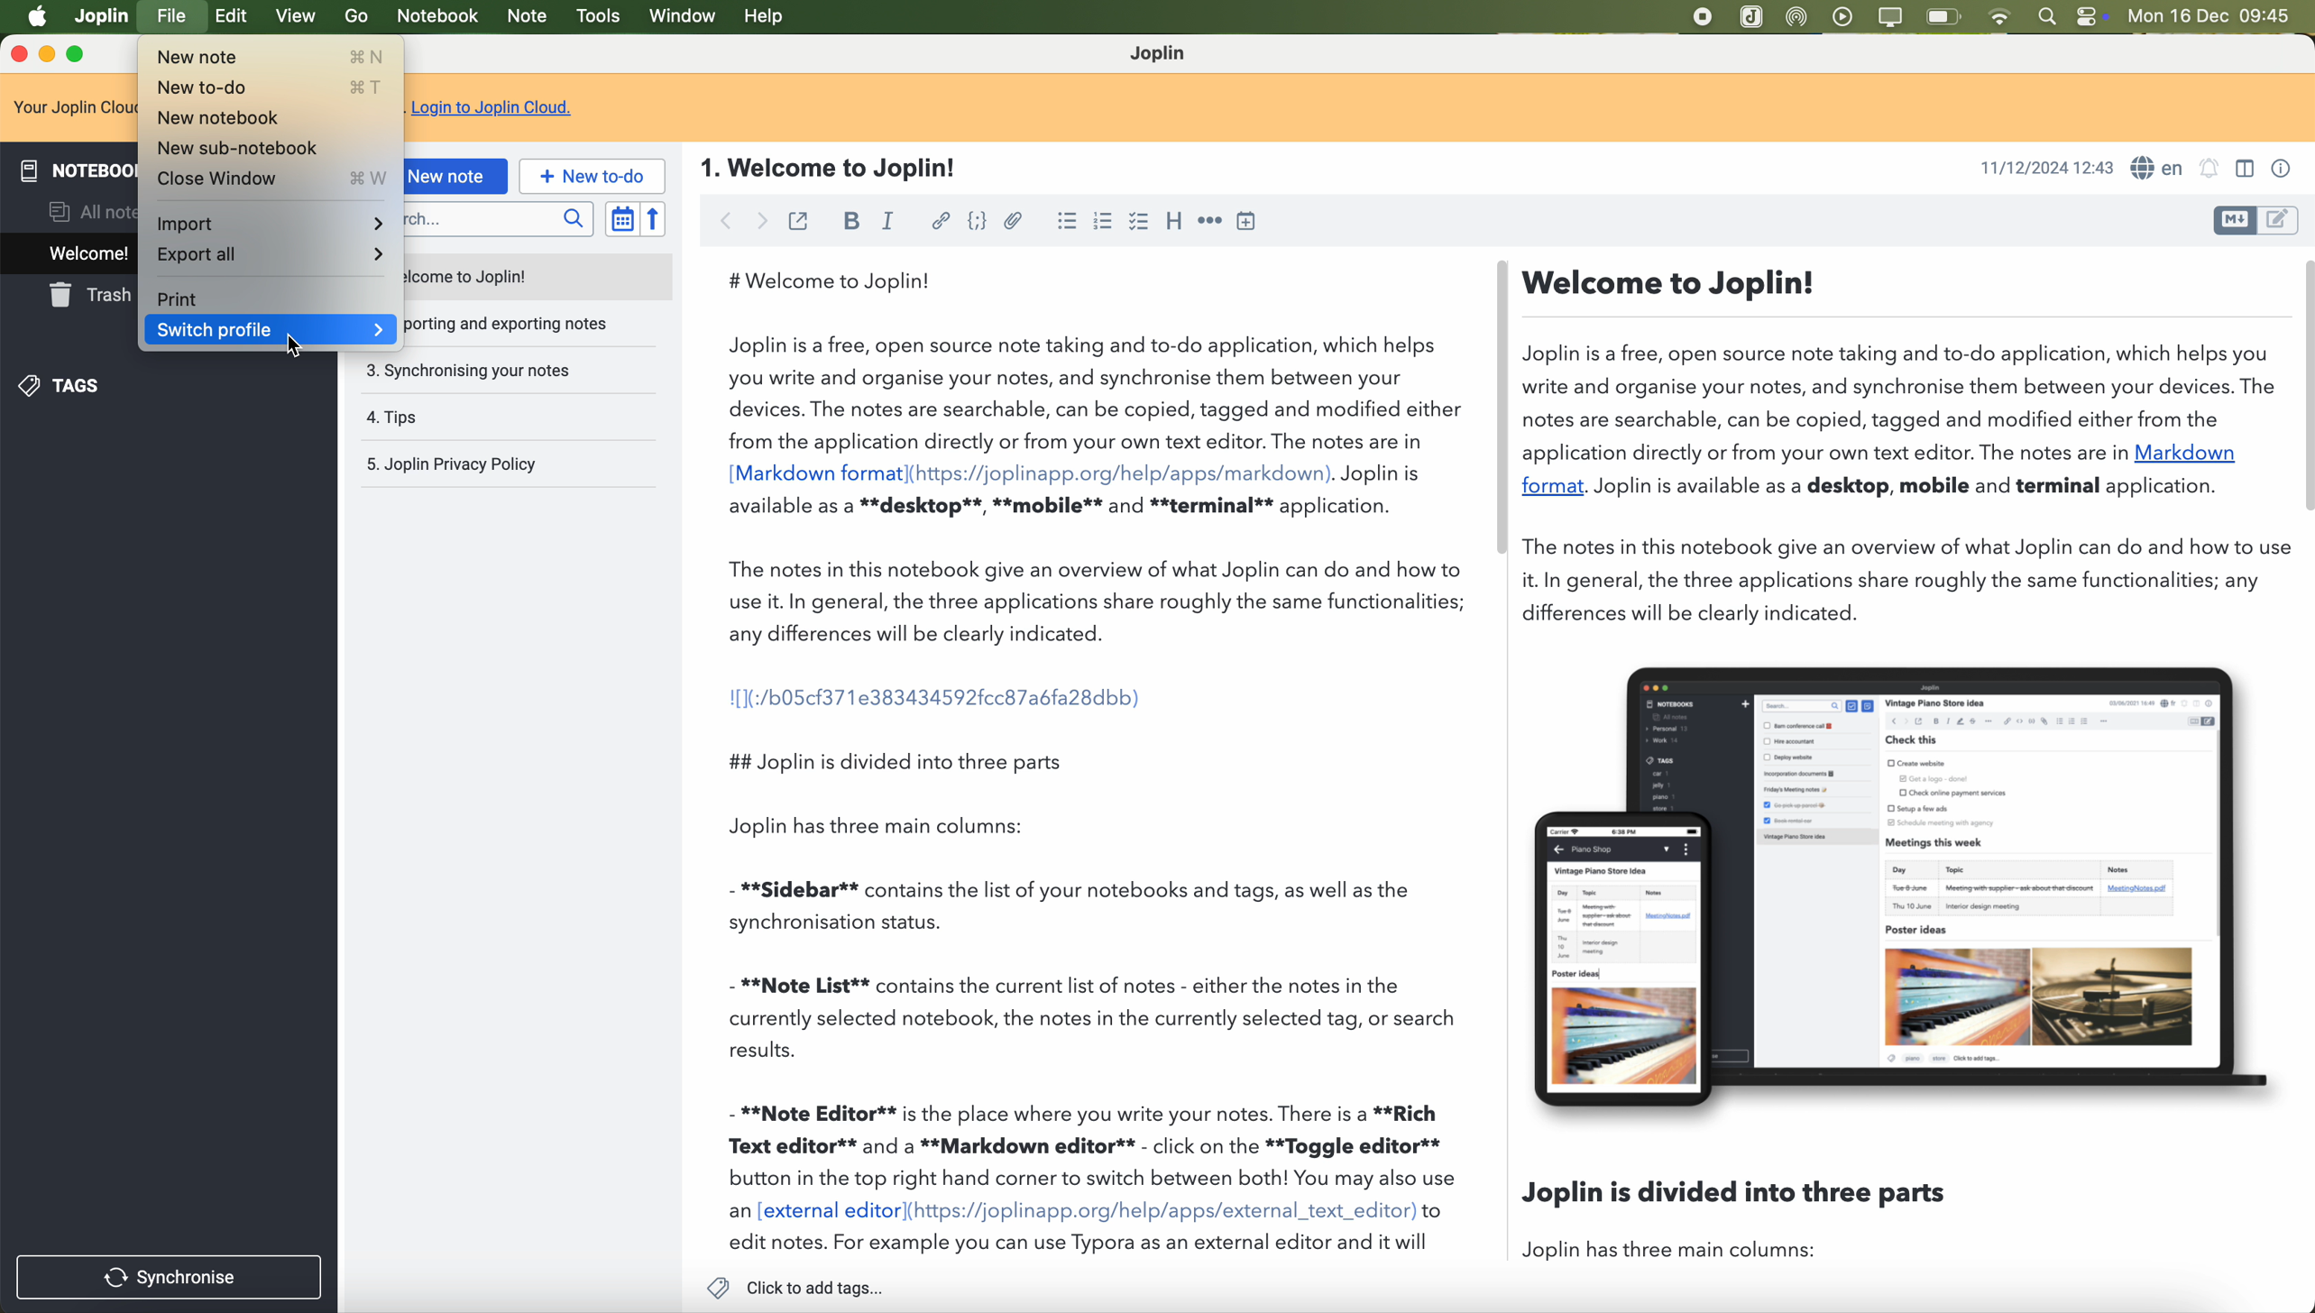  I want to click on New to-do, so click(271, 89).